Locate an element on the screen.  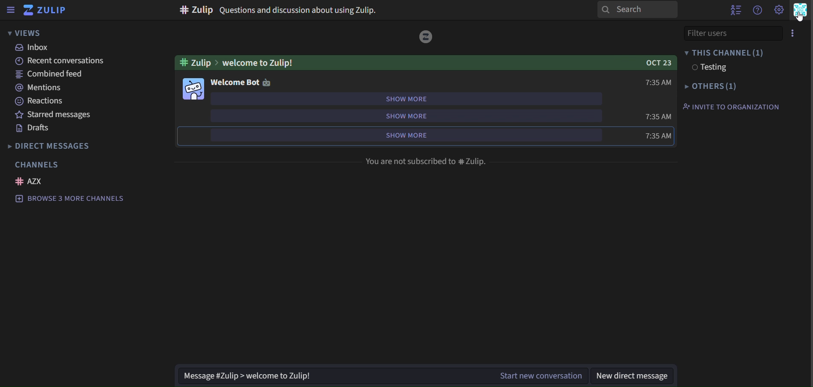
7:35AM is located at coordinates (658, 117).